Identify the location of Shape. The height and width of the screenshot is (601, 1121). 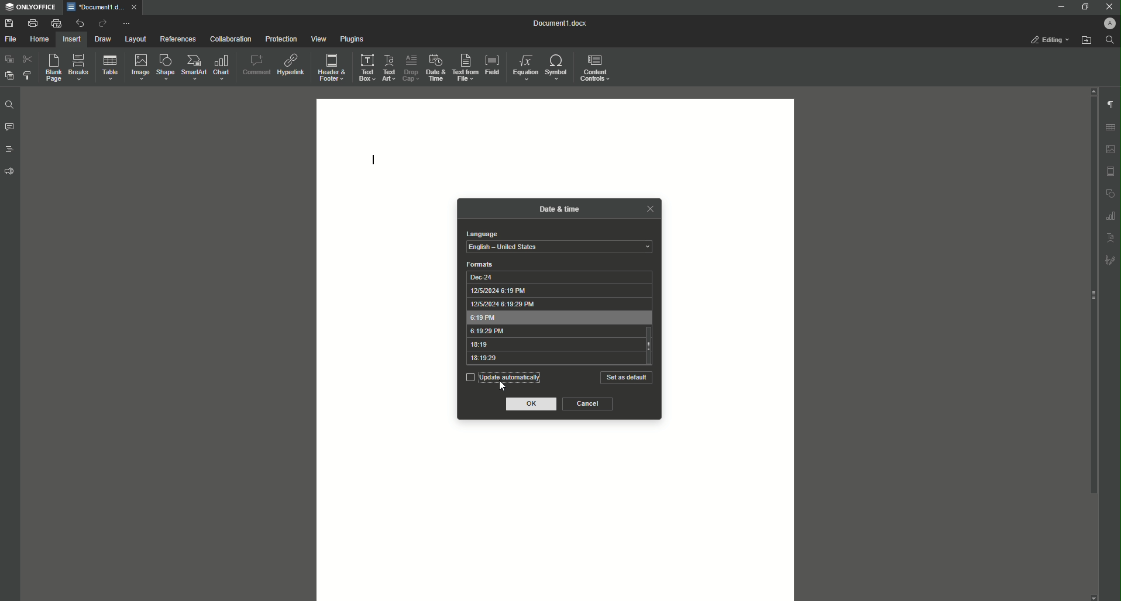
(163, 67).